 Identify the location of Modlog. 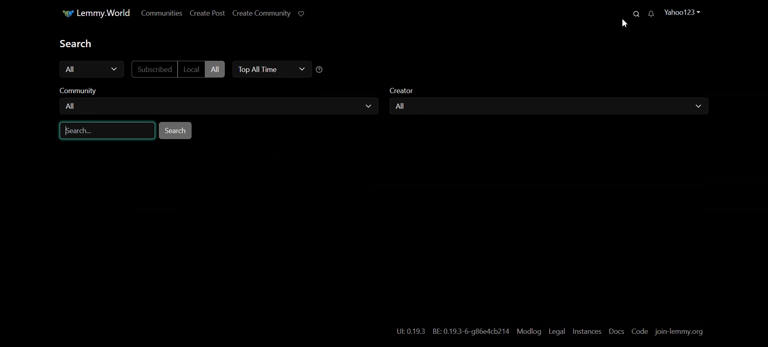
(529, 330).